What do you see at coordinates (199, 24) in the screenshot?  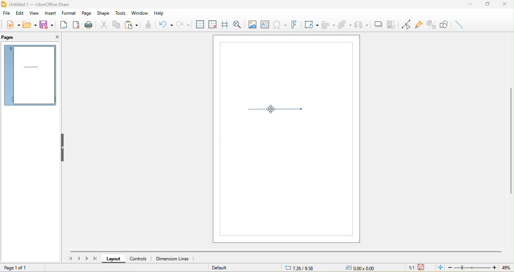 I see `display to grids` at bounding box center [199, 24].